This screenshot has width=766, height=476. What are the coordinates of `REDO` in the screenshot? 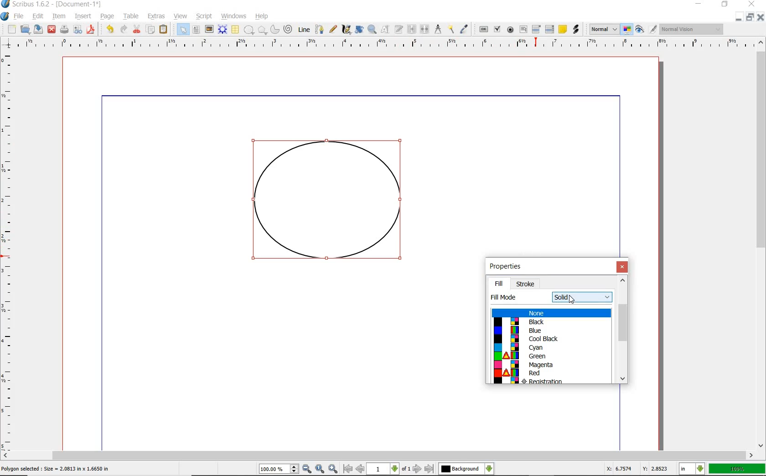 It's located at (124, 28).